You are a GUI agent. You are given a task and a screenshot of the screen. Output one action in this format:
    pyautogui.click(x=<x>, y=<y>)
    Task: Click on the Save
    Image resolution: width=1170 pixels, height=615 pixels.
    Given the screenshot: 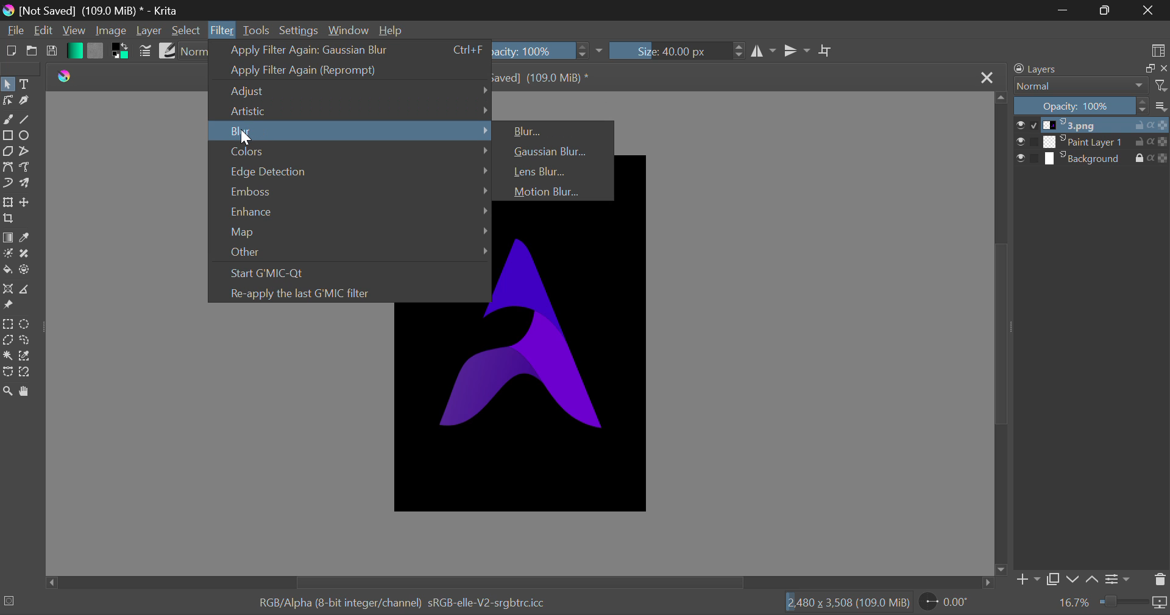 What is the action you would take?
    pyautogui.click(x=52, y=54)
    